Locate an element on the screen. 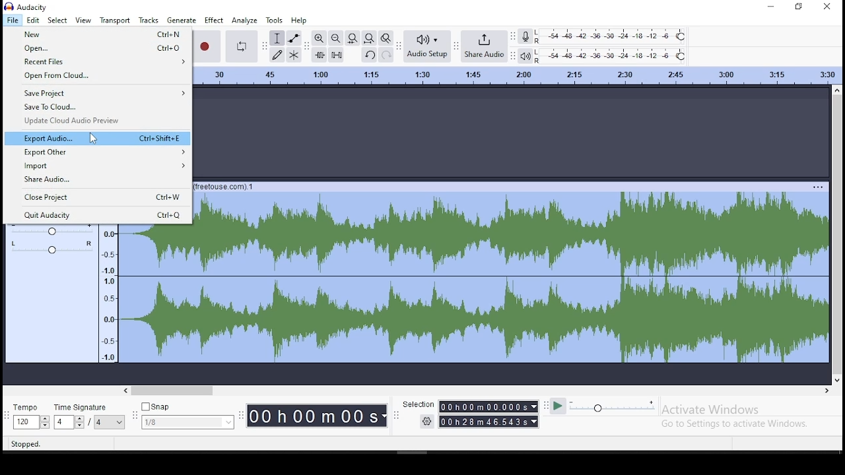 The image size is (845, 475). tracks is located at coordinates (149, 20).